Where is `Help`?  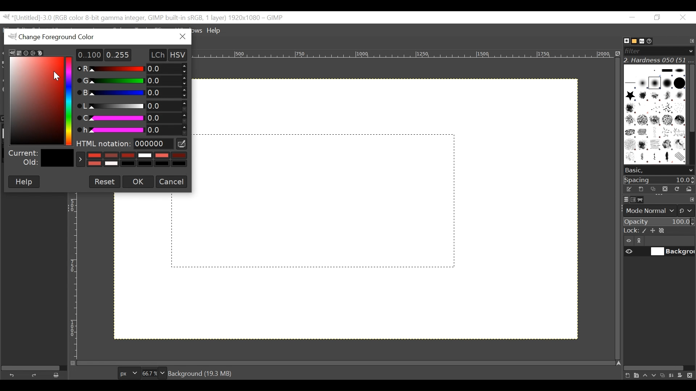 Help is located at coordinates (24, 182).